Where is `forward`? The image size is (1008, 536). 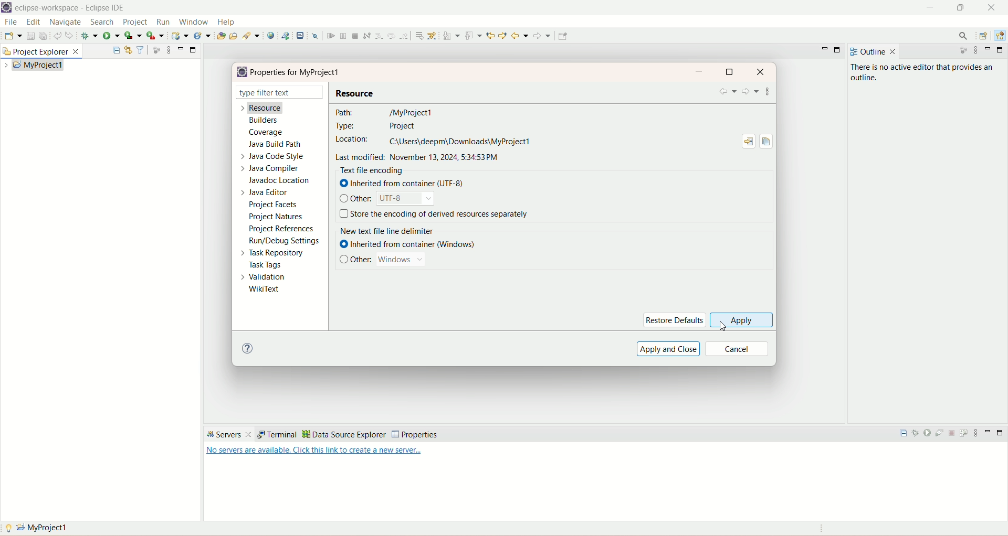 forward is located at coordinates (542, 36).